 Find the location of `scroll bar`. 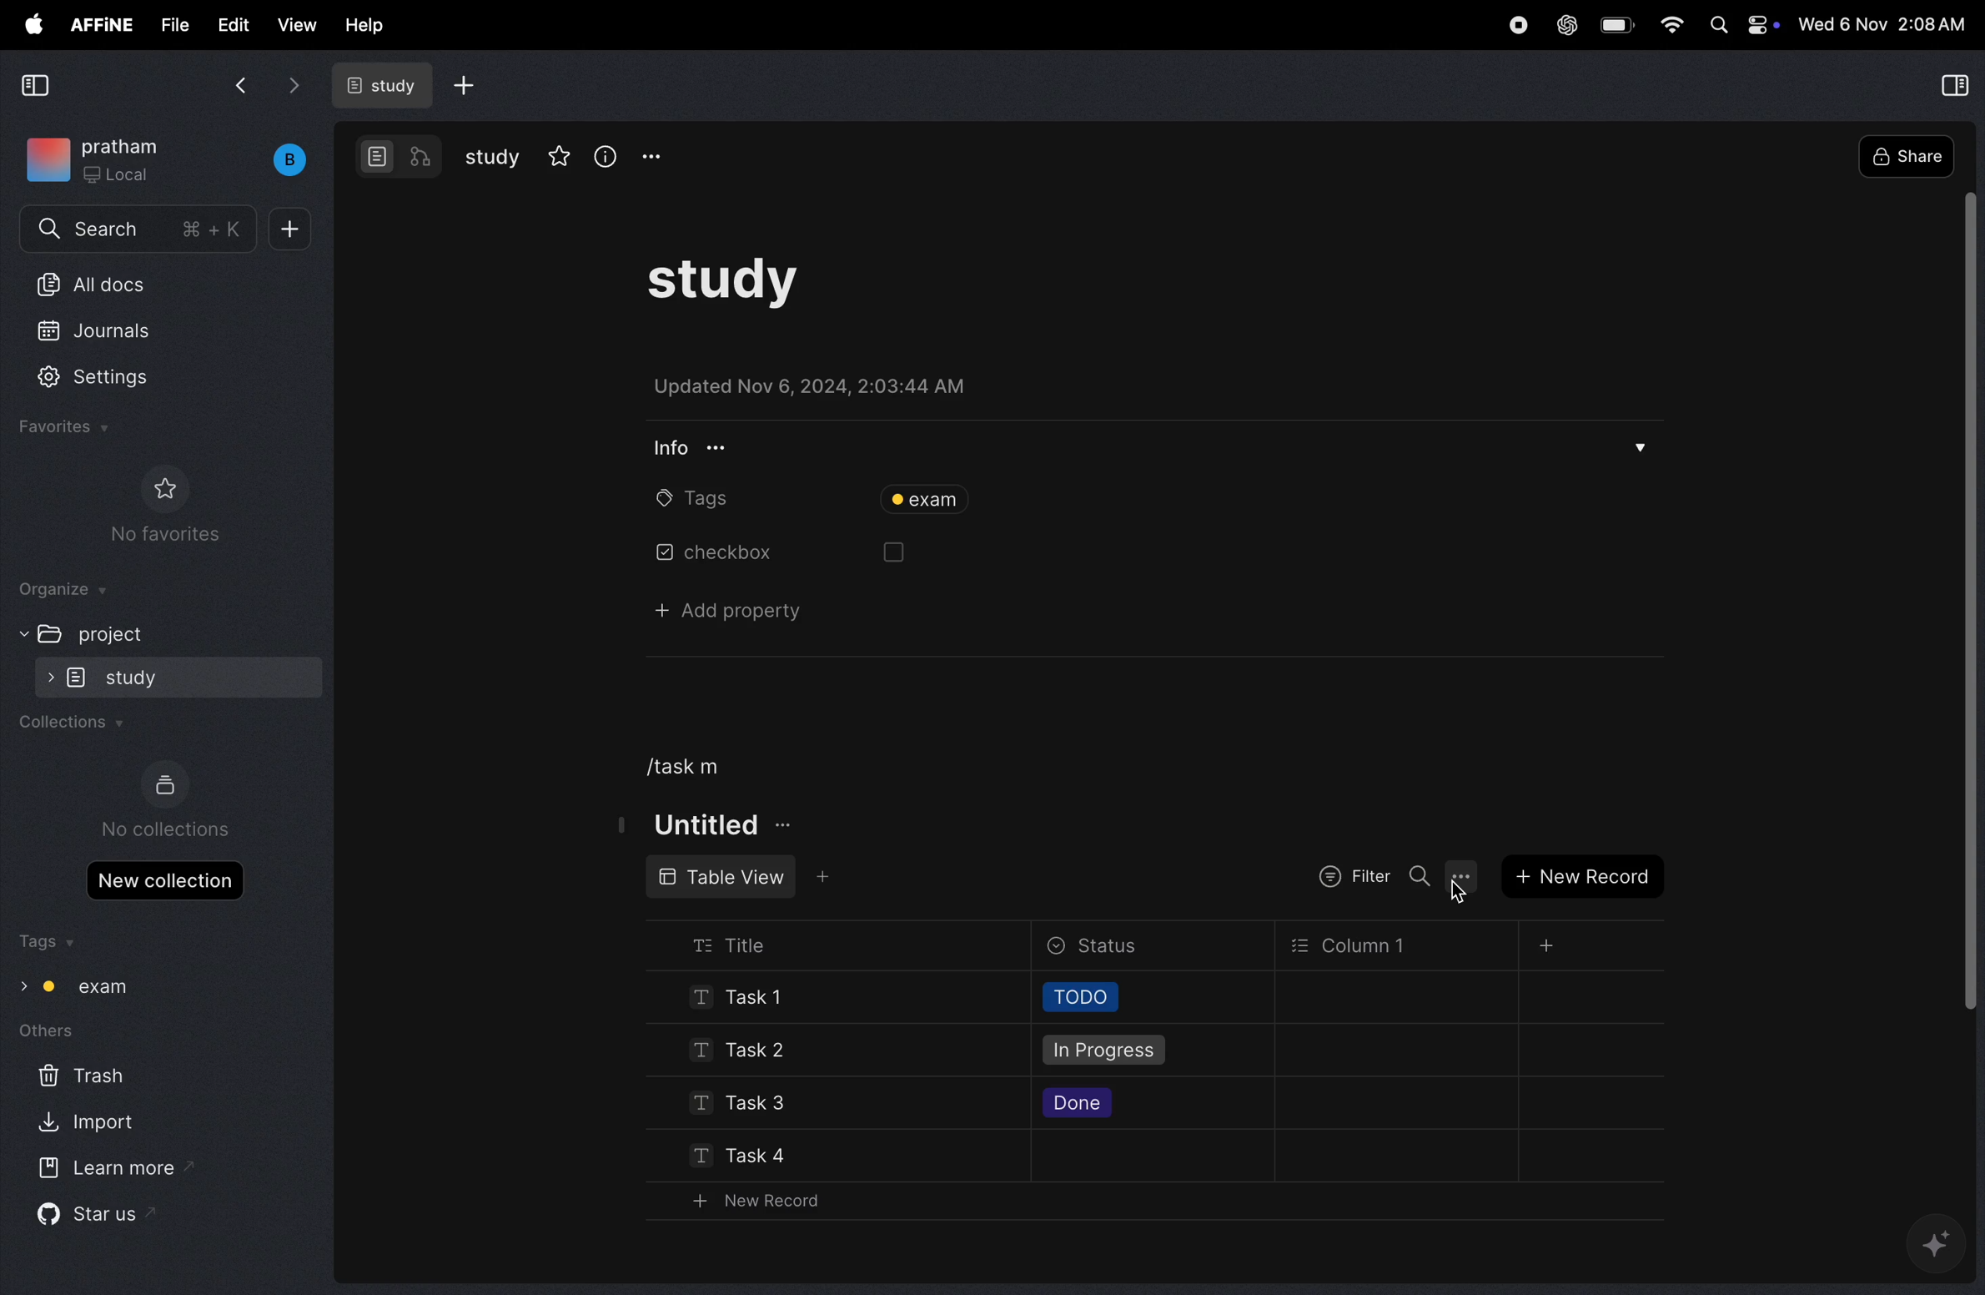

scroll bar is located at coordinates (1967, 599).